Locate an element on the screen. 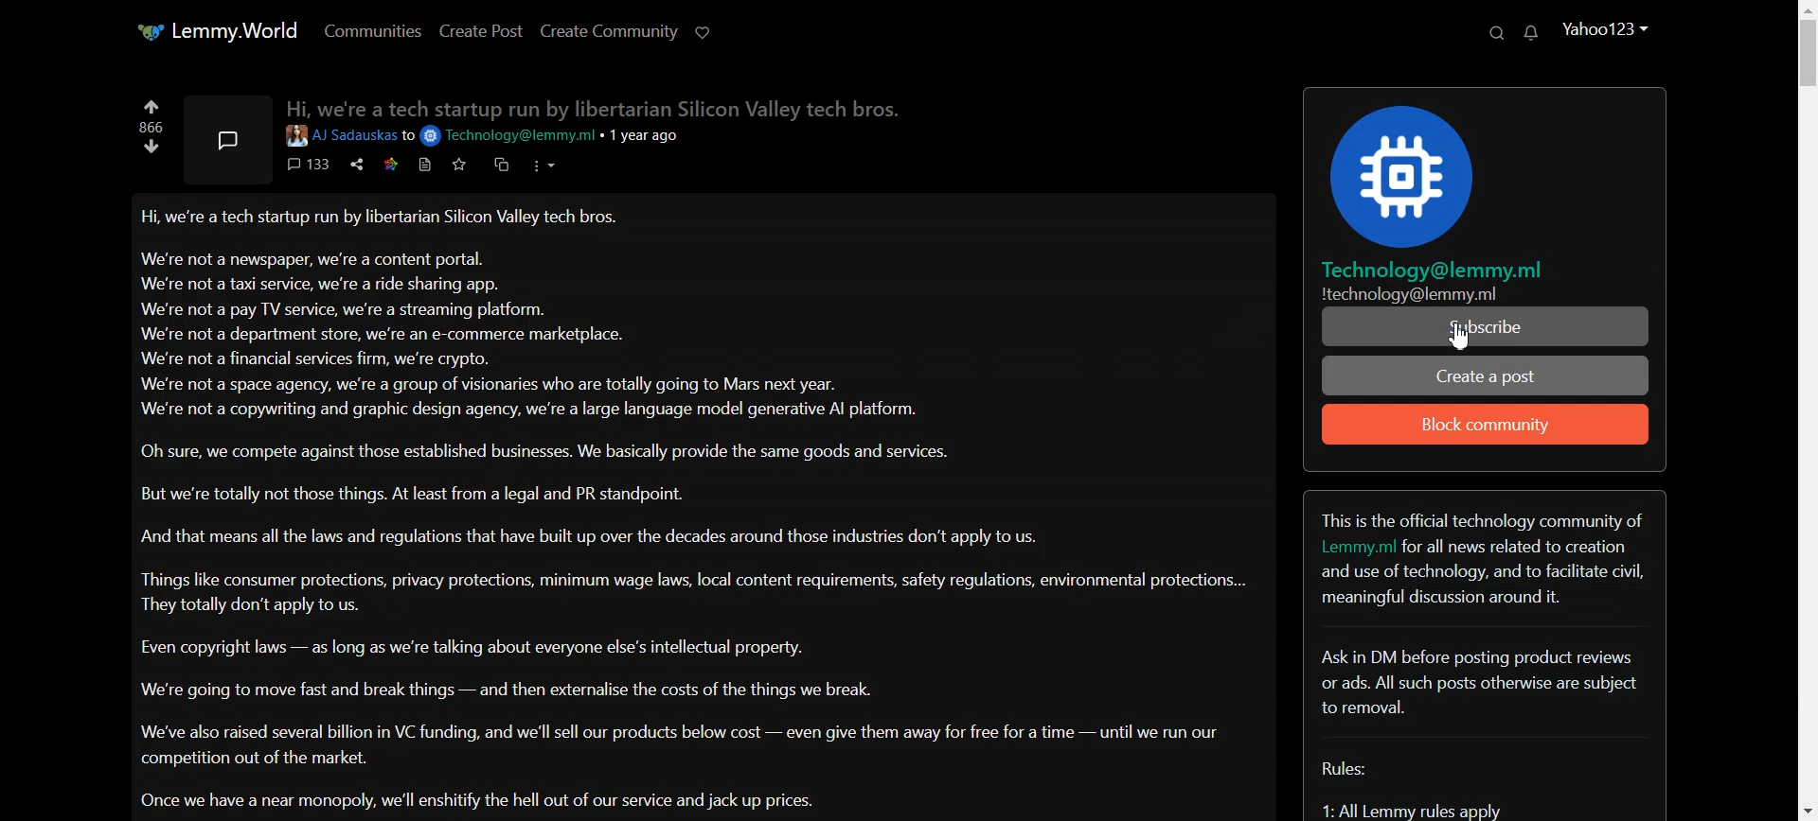  Channel icon is located at coordinates (1485, 166).